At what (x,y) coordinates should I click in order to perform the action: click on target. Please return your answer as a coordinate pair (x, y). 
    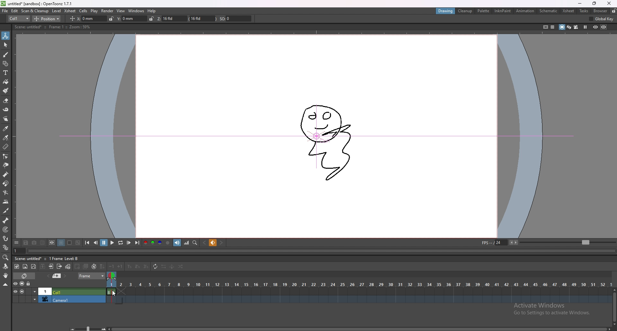
    Looking at the image, I should click on (6, 229).